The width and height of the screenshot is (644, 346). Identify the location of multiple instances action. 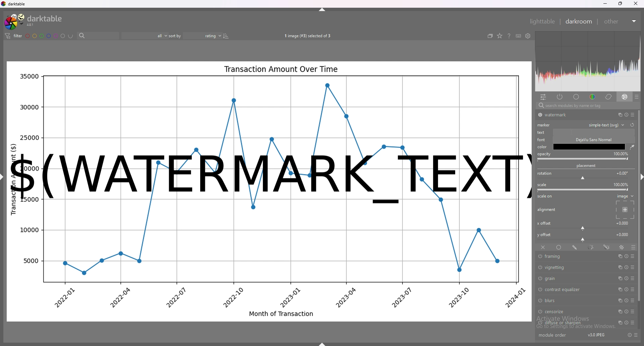
(619, 300).